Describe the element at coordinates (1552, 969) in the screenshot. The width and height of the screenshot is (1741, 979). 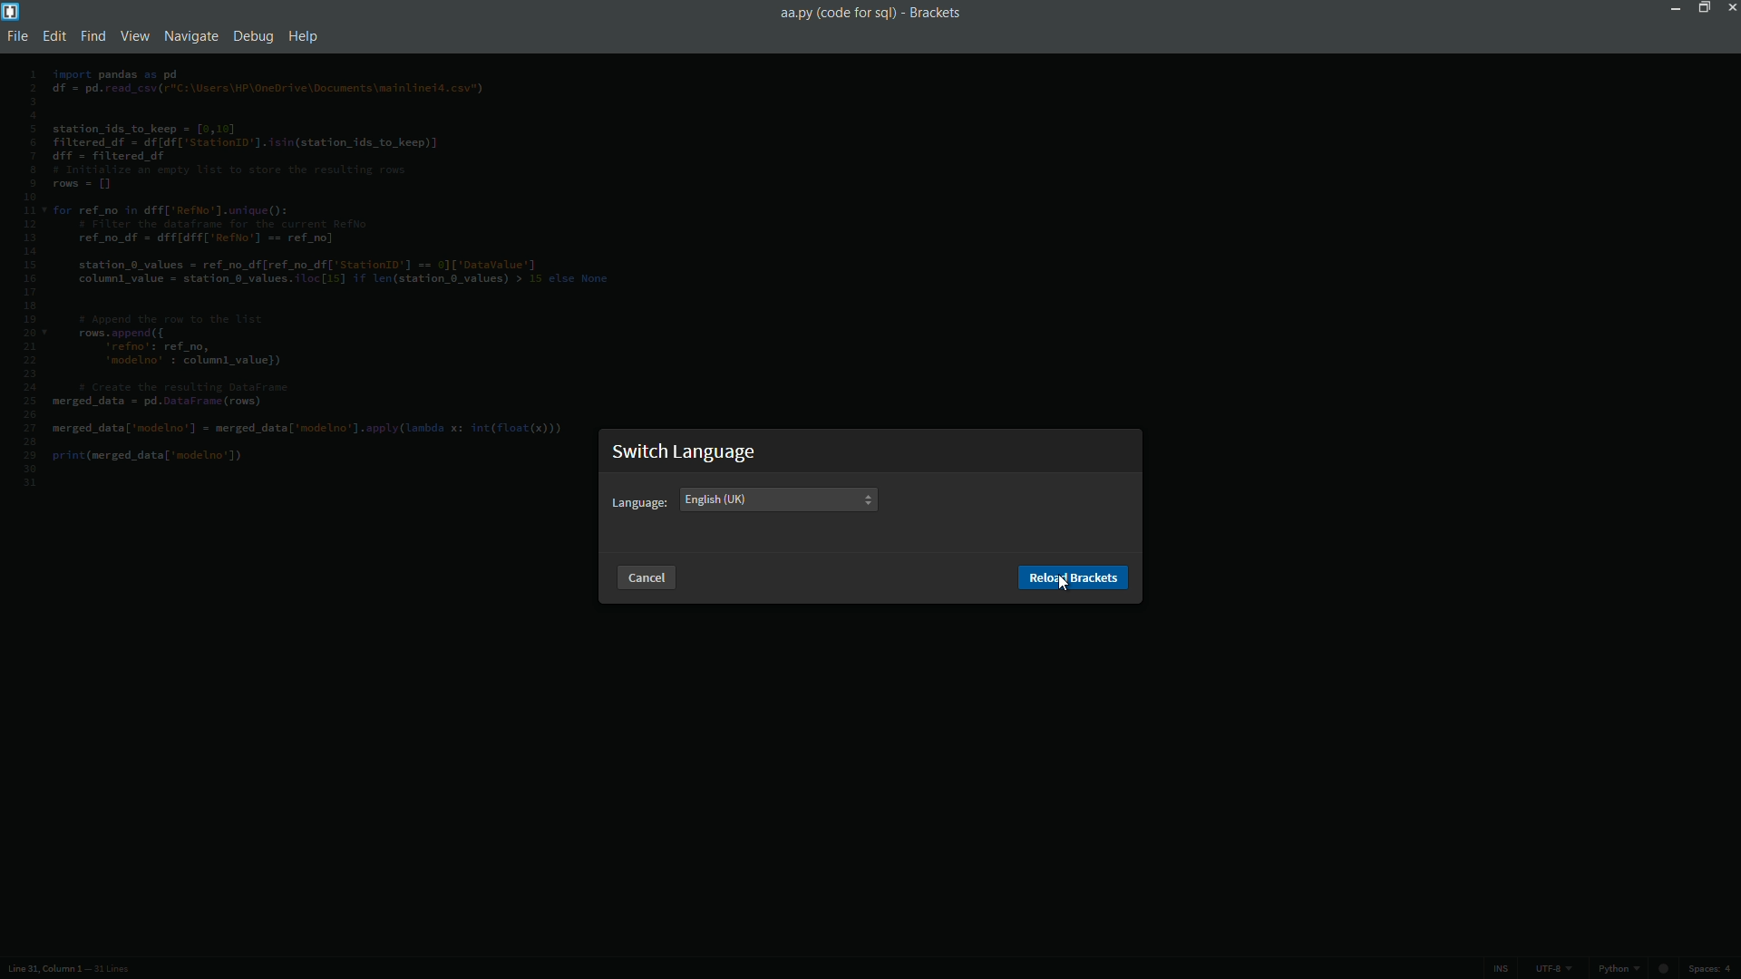
I see `file encoding` at that location.